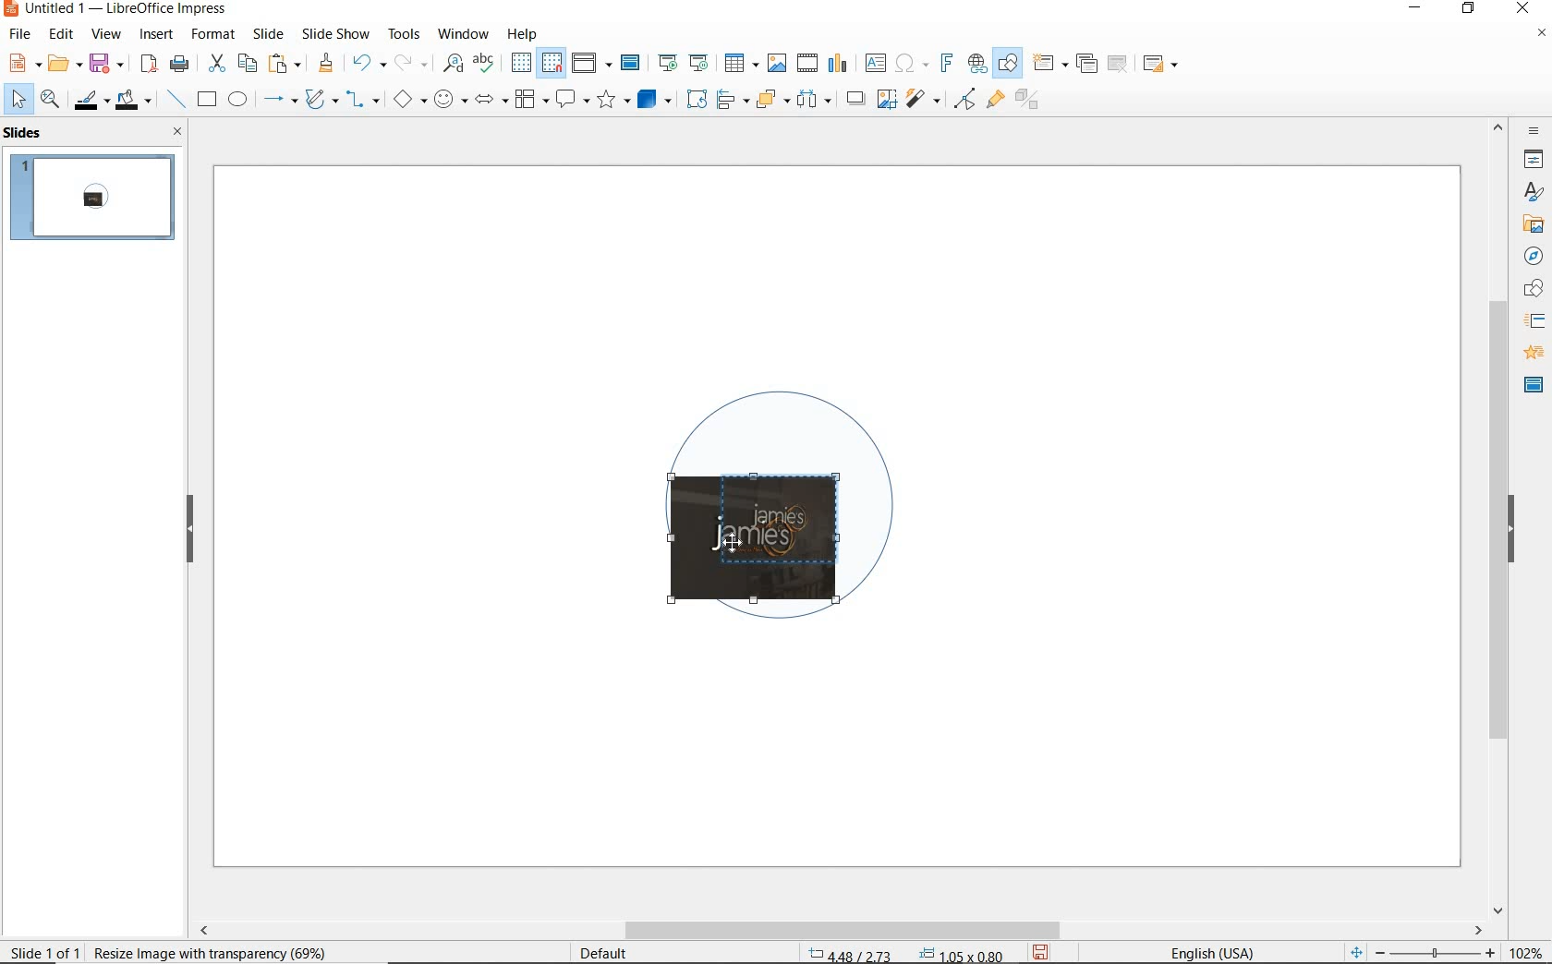 The width and height of the screenshot is (1552, 964). Describe the element at coordinates (1534, 383) in the screenshot. I see `master slide` at that location.